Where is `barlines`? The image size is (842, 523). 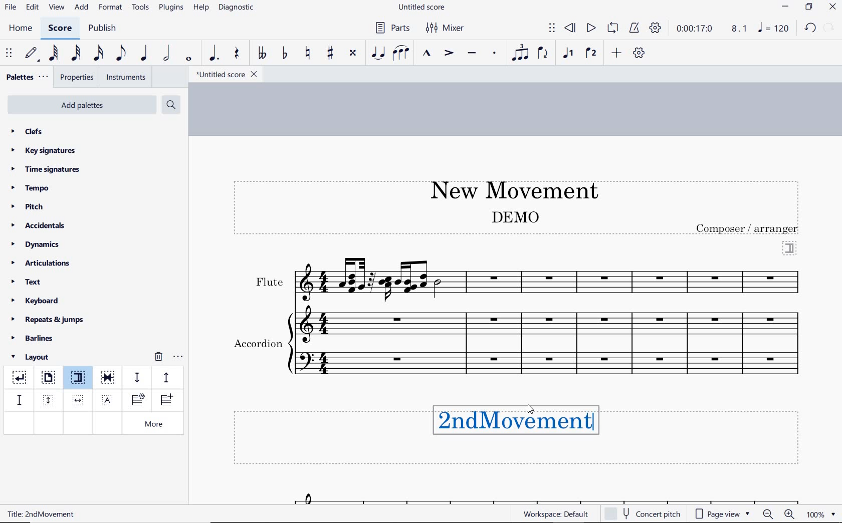
barlines is located at coordinates (36, 339).